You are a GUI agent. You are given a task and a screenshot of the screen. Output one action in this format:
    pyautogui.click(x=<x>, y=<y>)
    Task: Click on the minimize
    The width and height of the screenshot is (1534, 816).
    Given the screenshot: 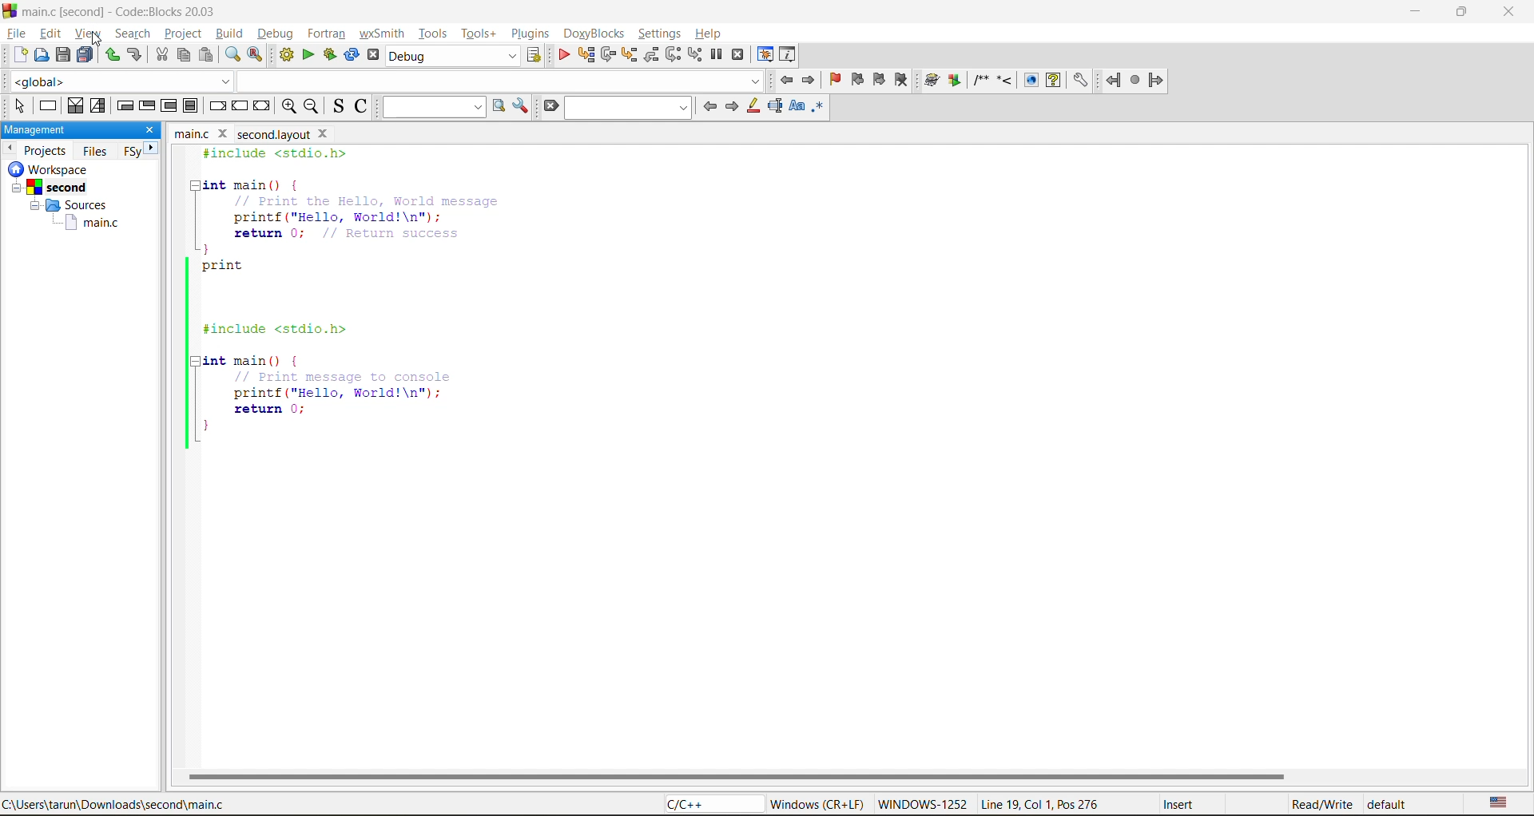 What is the action you would take?
    pyautogui.click(x=1415, y=11)
    